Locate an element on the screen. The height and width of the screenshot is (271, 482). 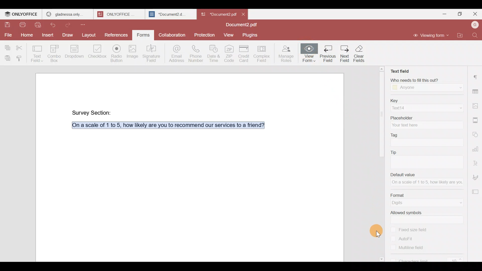
Open file location is located at coordinates (462, 36).